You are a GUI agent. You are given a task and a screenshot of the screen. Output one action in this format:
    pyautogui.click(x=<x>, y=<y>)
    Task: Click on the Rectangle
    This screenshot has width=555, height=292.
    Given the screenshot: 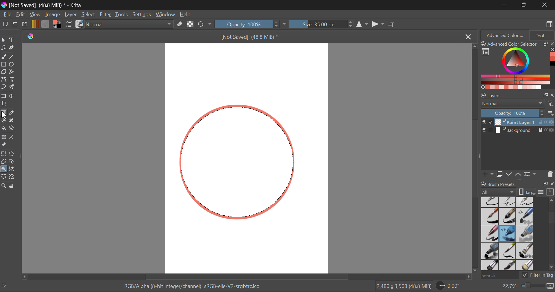 What is the action you would take?
    pyautogui.click(x=3, y=64)
    